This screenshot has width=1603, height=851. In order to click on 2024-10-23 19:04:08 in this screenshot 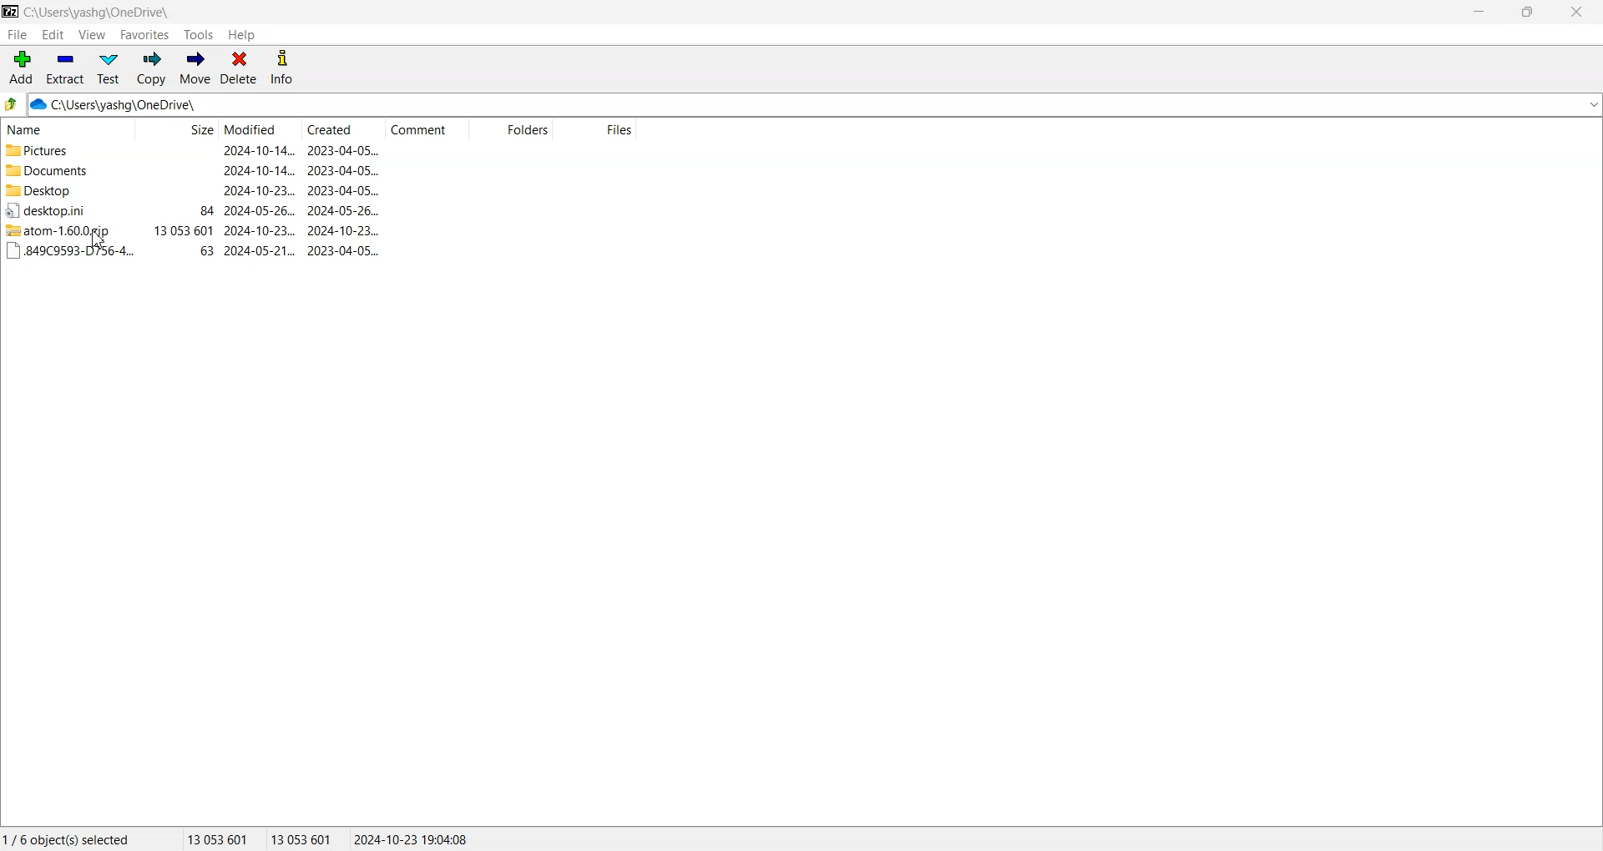, I will do `click(412, 838)`.